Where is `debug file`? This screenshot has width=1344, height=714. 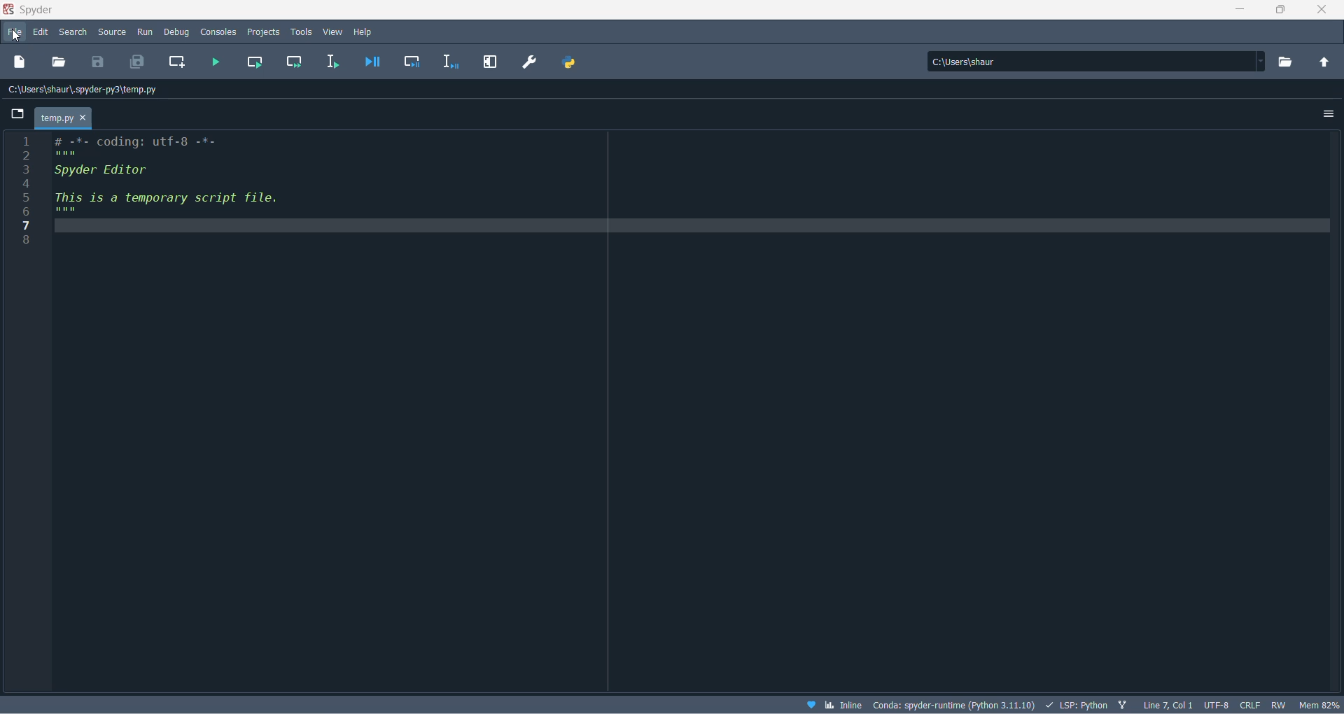 debug file is located at coordinates (372, 65).